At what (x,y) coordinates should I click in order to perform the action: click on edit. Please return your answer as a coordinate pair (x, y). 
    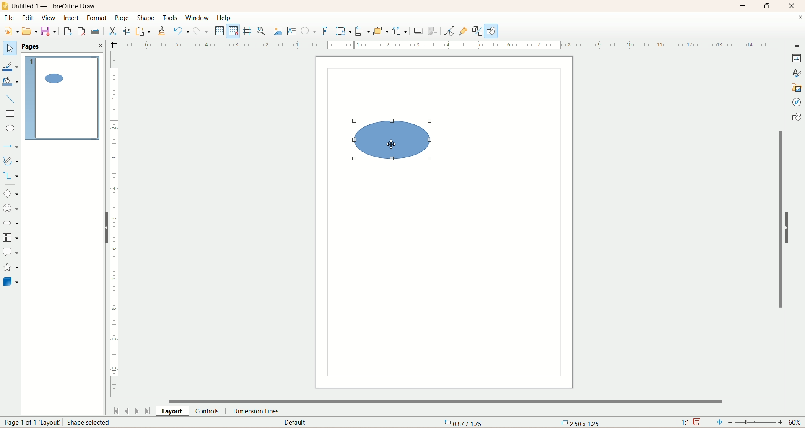
    Looking at the image, I should click on (27, 18).